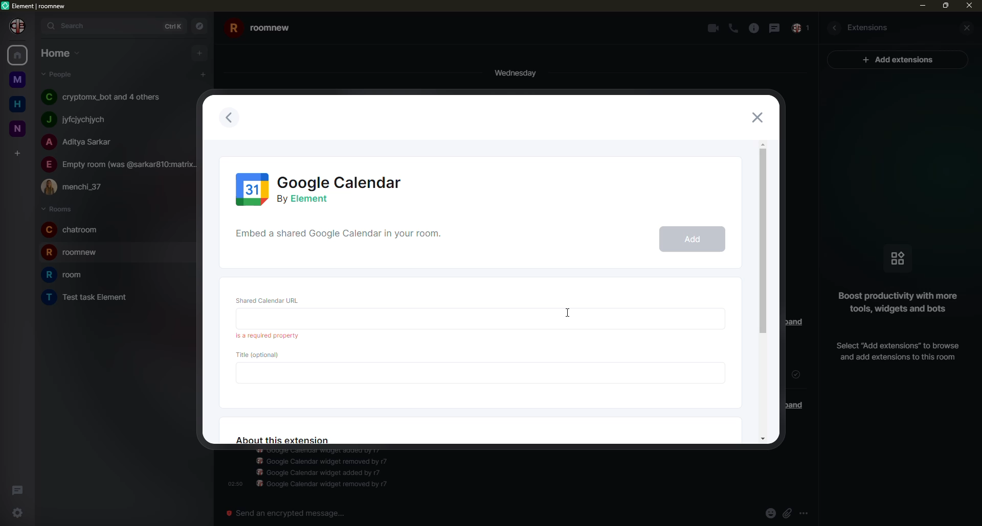 This screenshot has width=982, height=526. Describe the element at coordinates (75, 120) in the screenshot. I see `people` at that location.